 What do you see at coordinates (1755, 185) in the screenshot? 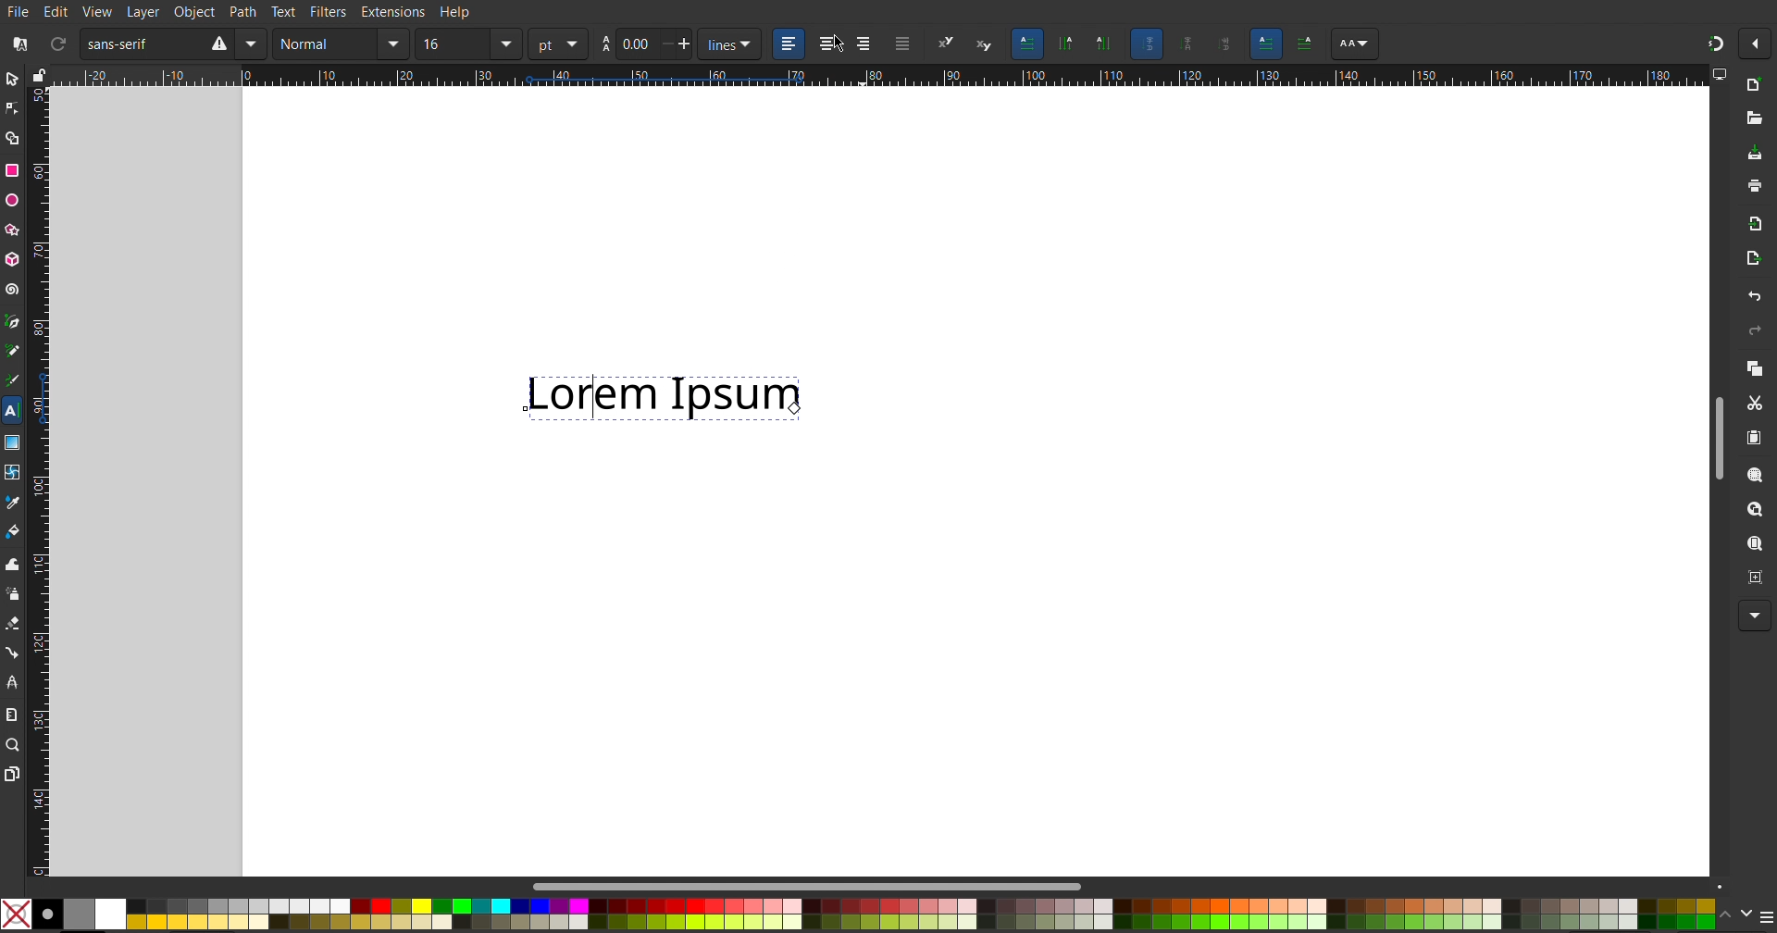
I see `Print` at bounding box center [1755, 185].